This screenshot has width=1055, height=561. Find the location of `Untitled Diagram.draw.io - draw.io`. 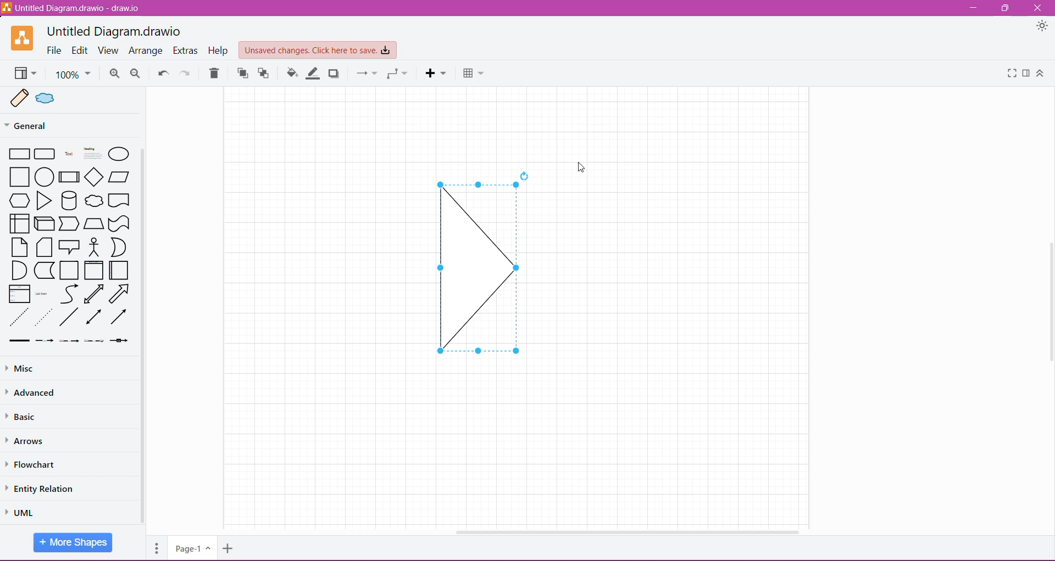

Untitled Diagram.draw.io - draw.io is located at coordinates (73, 8).